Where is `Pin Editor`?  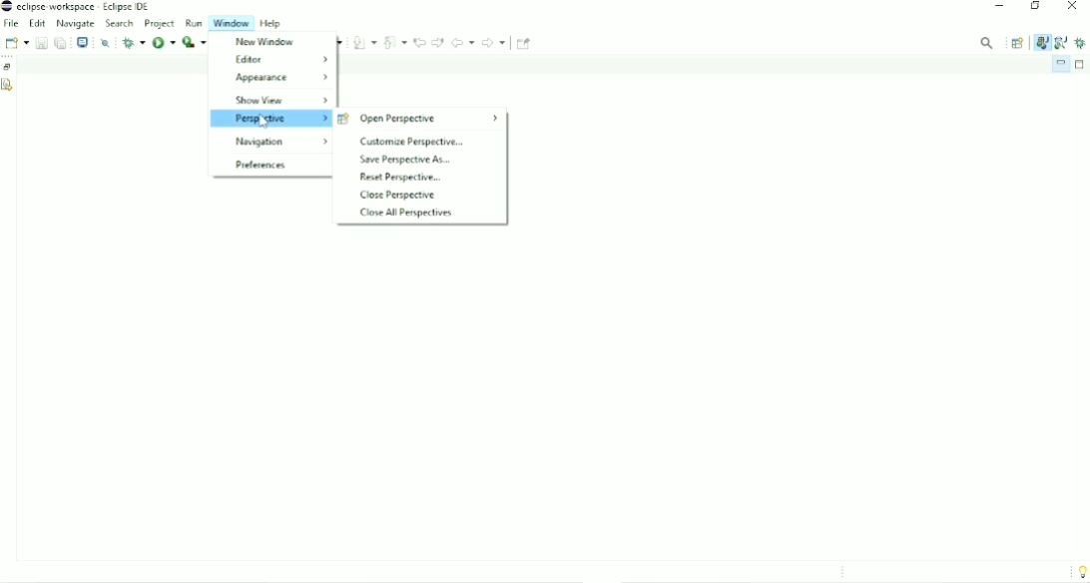 Pin Editor is located at coordinates (524, 43).